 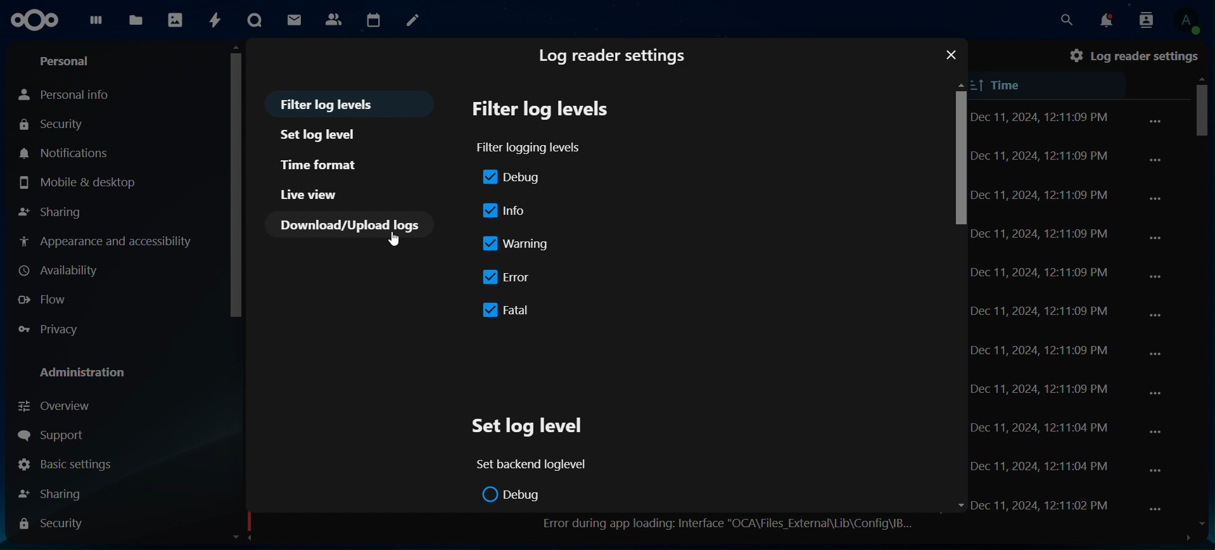 I want to click on basic settings, so click(x=66, y=464).